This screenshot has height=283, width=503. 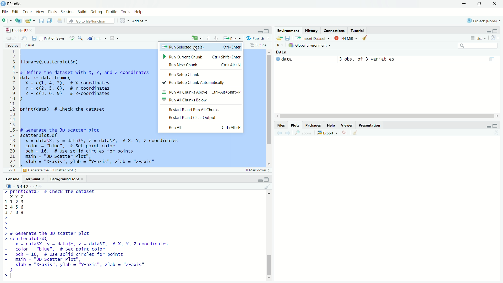 I want to click on viewer, so click(x=346, y=125).